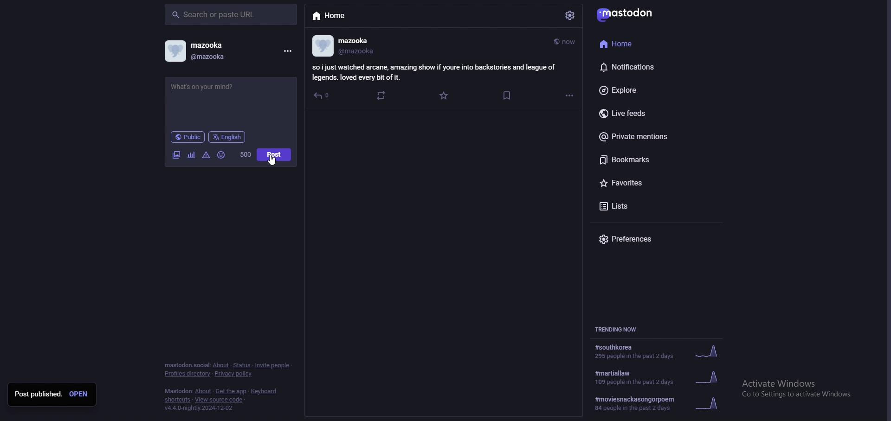  What do you see at coordinates (570, 96) in the screenshot?
I see `options` at bounding box center [570, 96].